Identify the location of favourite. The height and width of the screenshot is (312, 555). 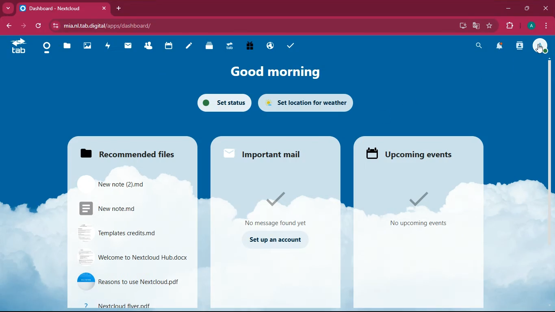
(488, 26).